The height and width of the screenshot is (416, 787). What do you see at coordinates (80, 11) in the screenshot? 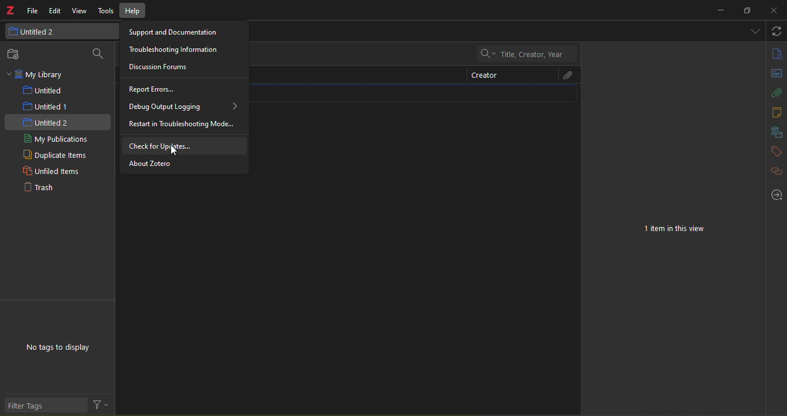
I see `view` at bounding box center [80, 11].